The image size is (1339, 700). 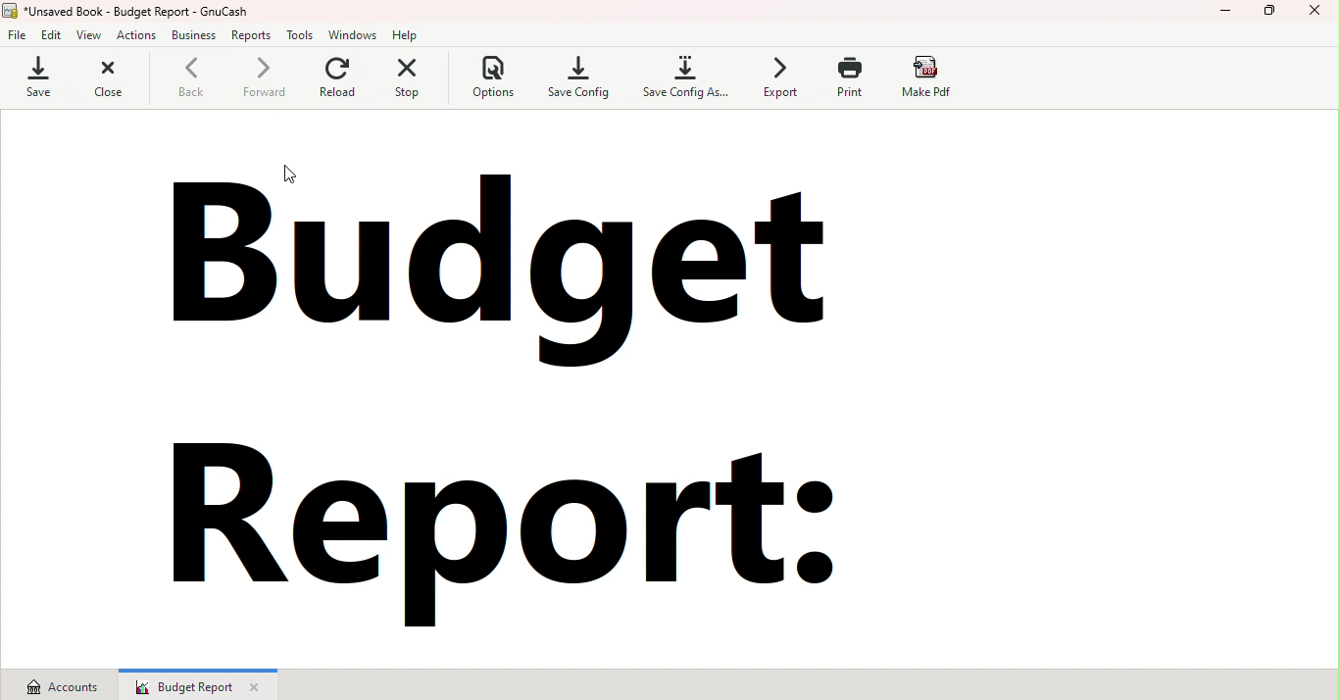 I want to click on Save config, so click(x=576, y=79).